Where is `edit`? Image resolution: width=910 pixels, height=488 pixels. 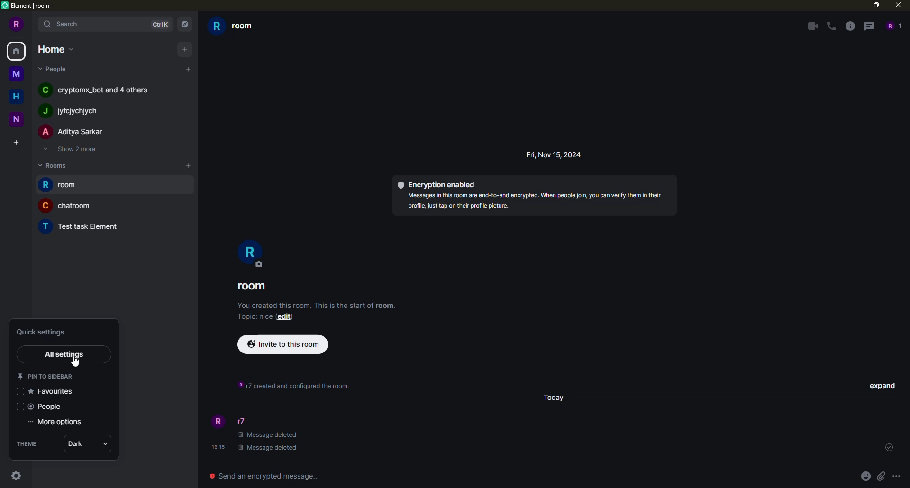
edit is located at coordinates (286, 317).